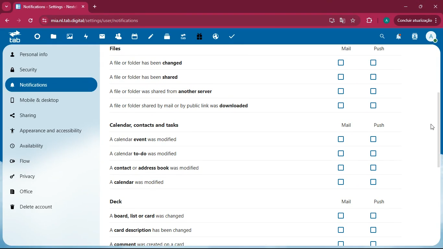 This screenshot has height=249, width=443. Describe the element at coordinates (185, 38) in the screenshot. I see `tab` at that location.